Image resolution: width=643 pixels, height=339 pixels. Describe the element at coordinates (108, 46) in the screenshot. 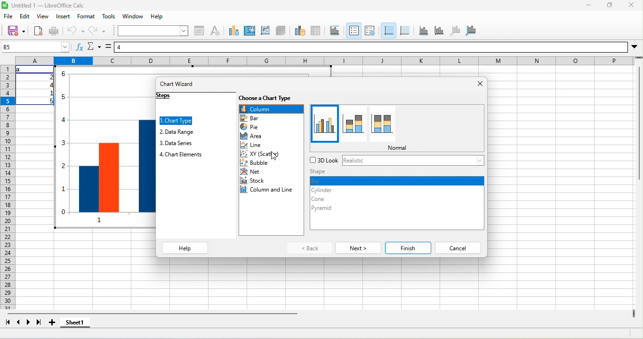

I see `formula` at that location.